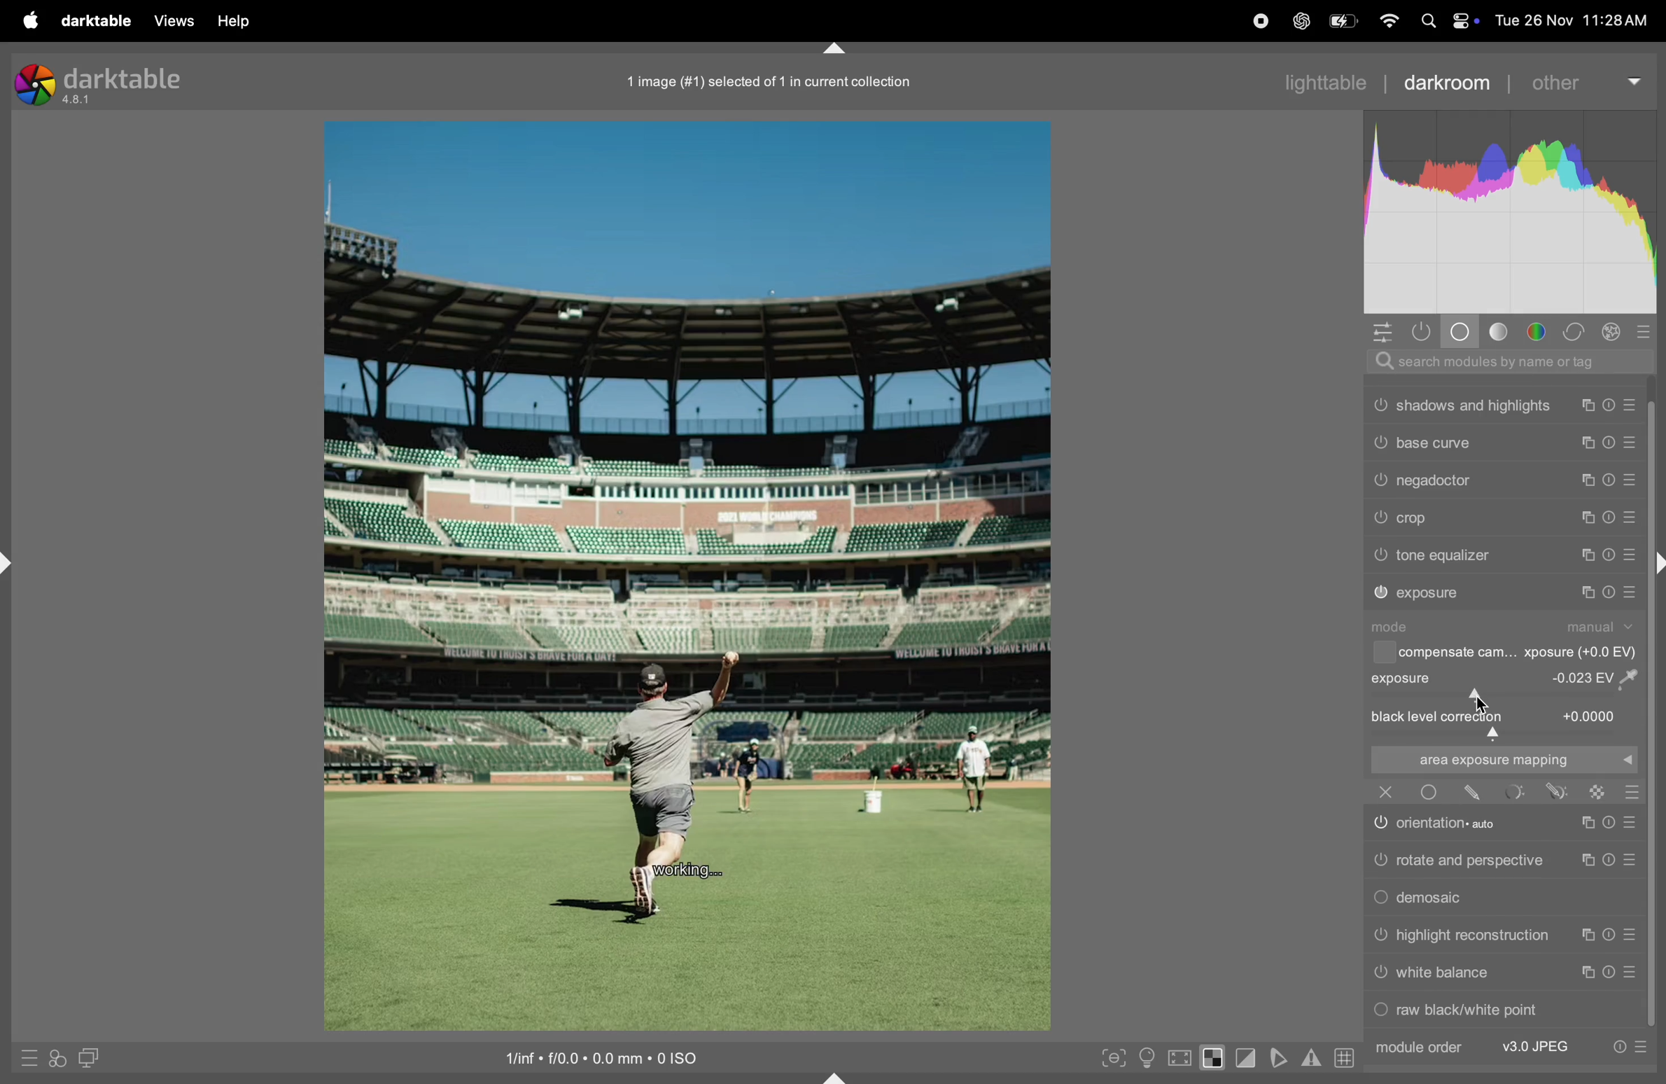  Describe the element at coordinates (1506, 734) in the screenshot. I see `slider` at that location.